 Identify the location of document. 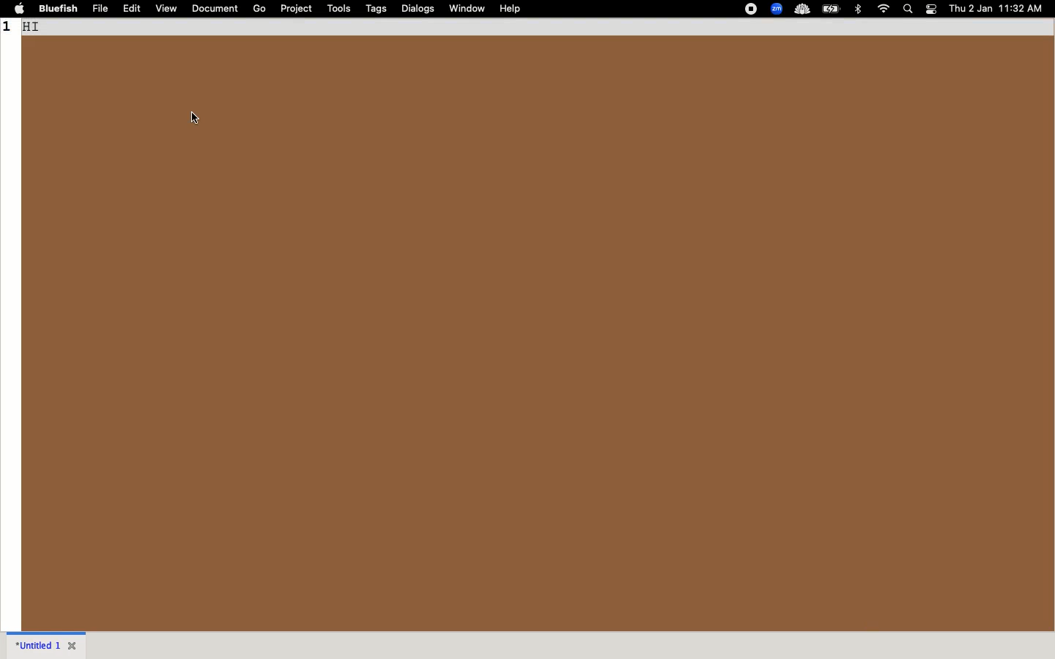
(216, 9).